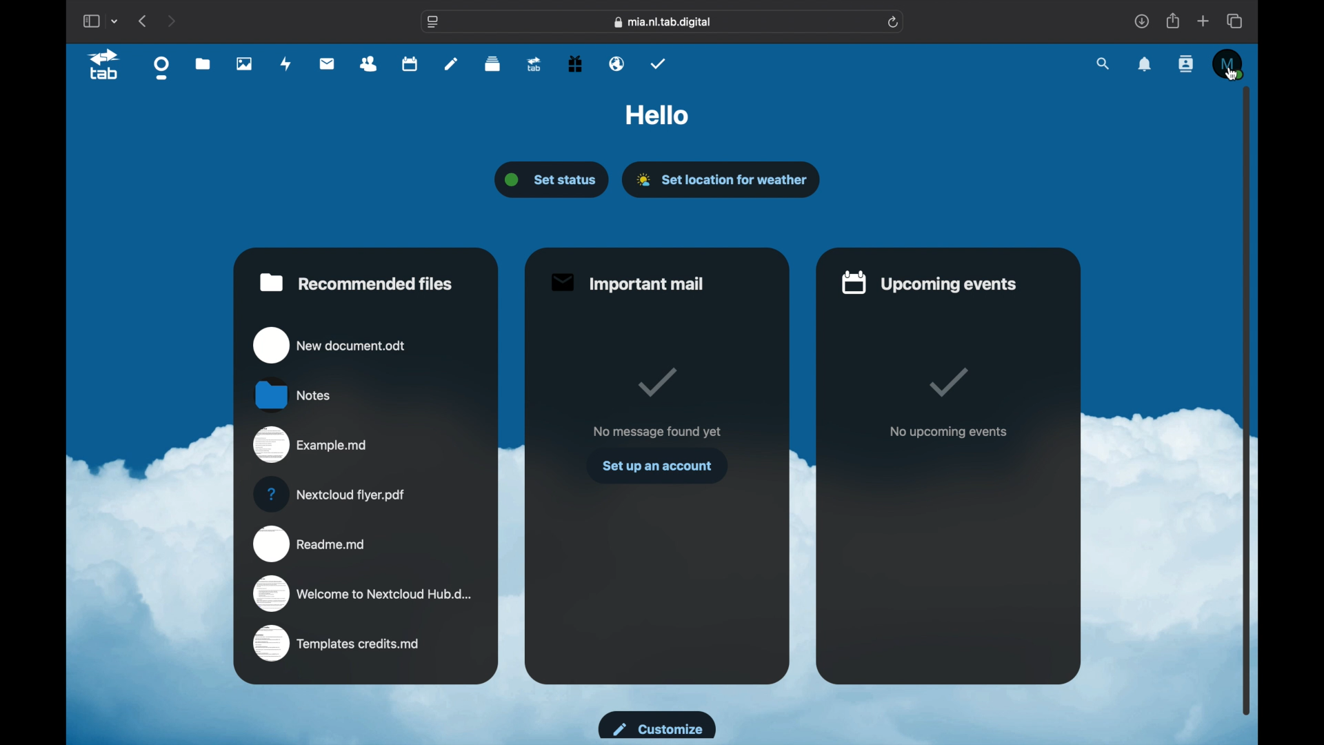  I want to click on email, so click(617, 64).